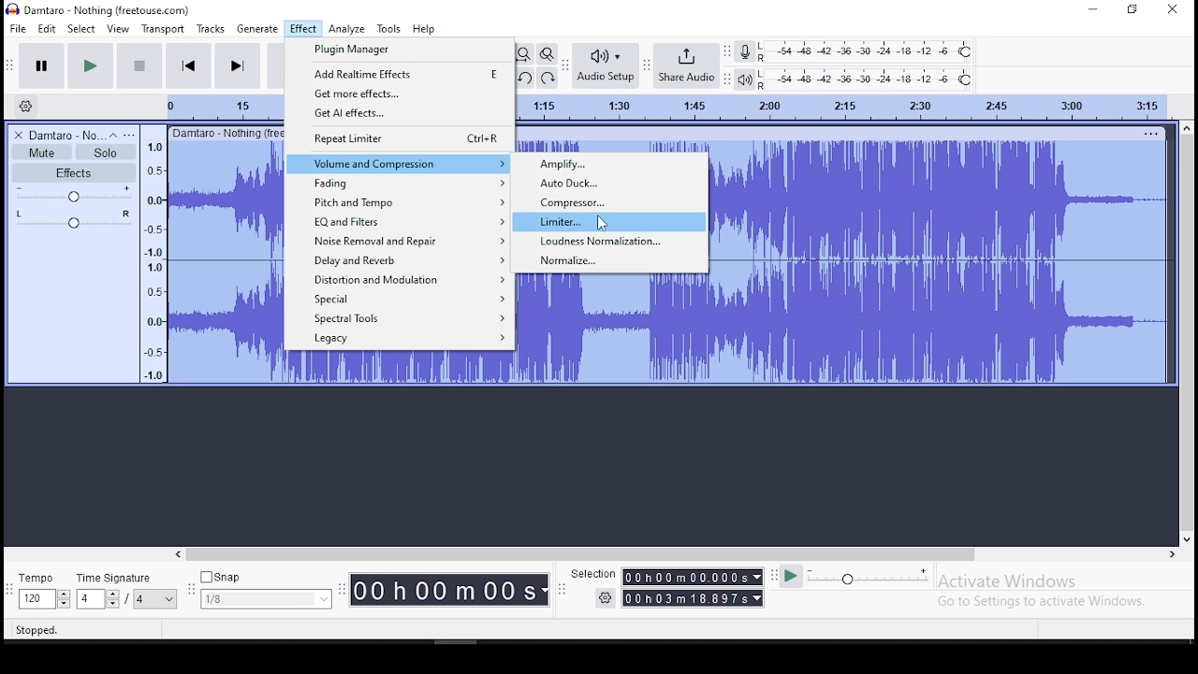 This screenshot has height=674, width=1198. Describe the element at coordinates (693, 577) in the screenshot. I see `00 h 00 m 00.000 s` at that location.